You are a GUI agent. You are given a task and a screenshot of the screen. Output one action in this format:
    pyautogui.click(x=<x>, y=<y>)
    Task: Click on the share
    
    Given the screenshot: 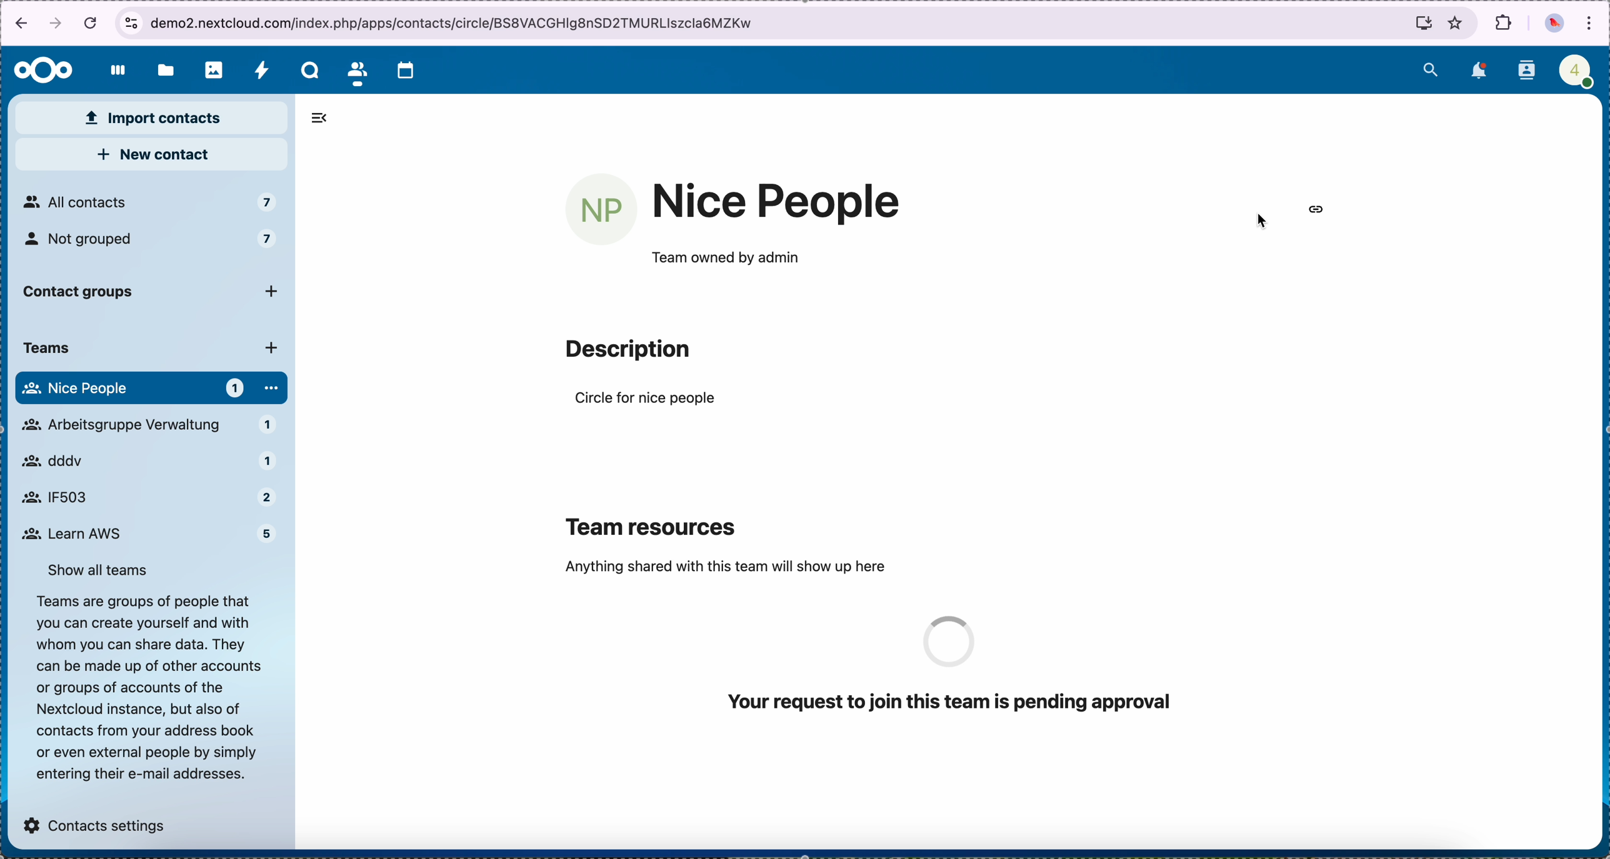 What is the action you would take?
    pyautogui.click(x=1318, y=211)
    